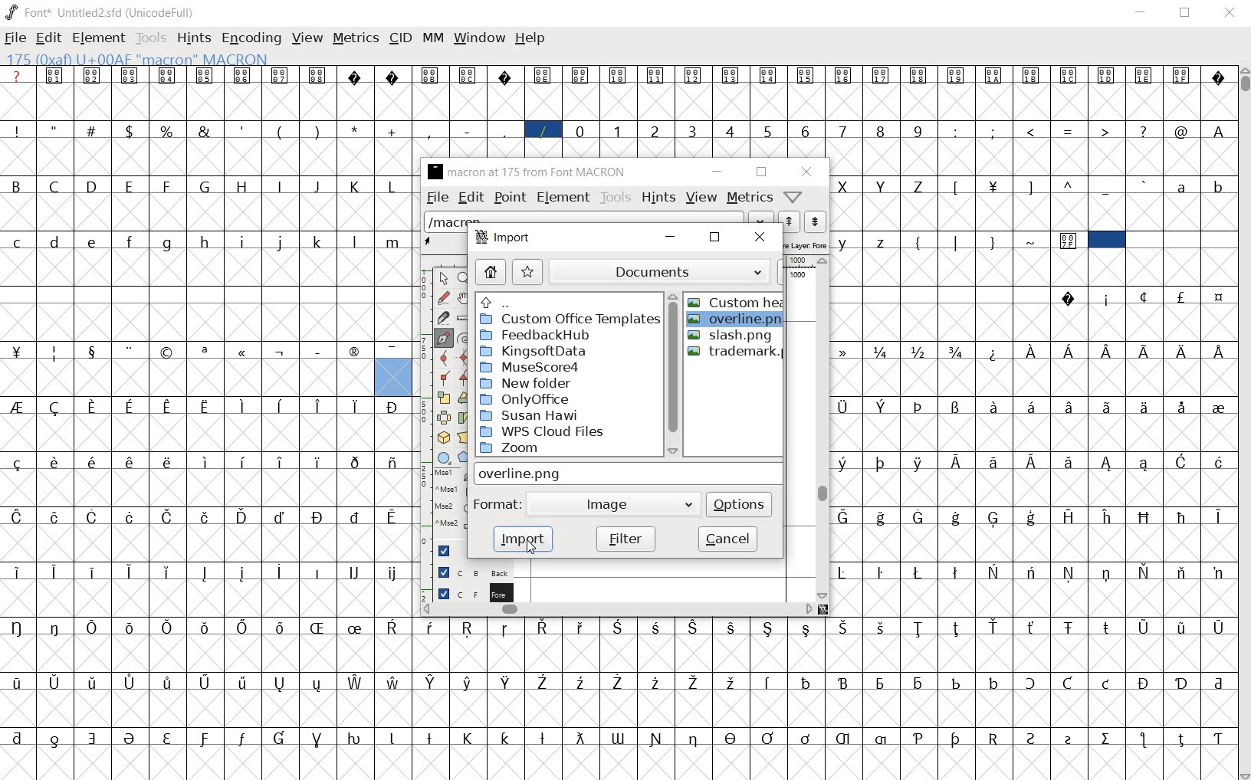  Describe the element at coordinates (245, 737) in the screenshot. I see `Symbol` at that location.